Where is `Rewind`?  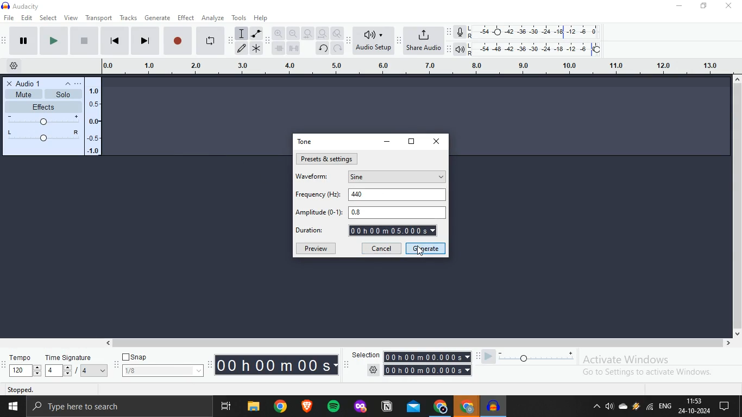
Rewind is located at coordinates (211, 39).